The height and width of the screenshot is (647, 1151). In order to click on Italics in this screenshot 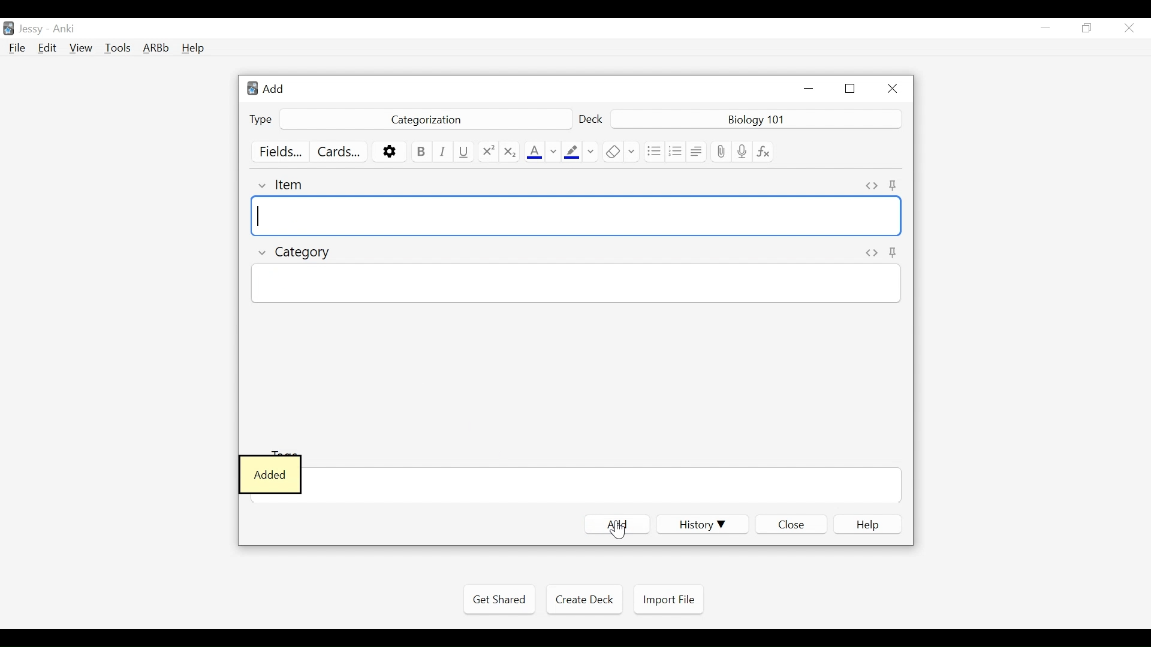, I will do `click(445, 151)`.